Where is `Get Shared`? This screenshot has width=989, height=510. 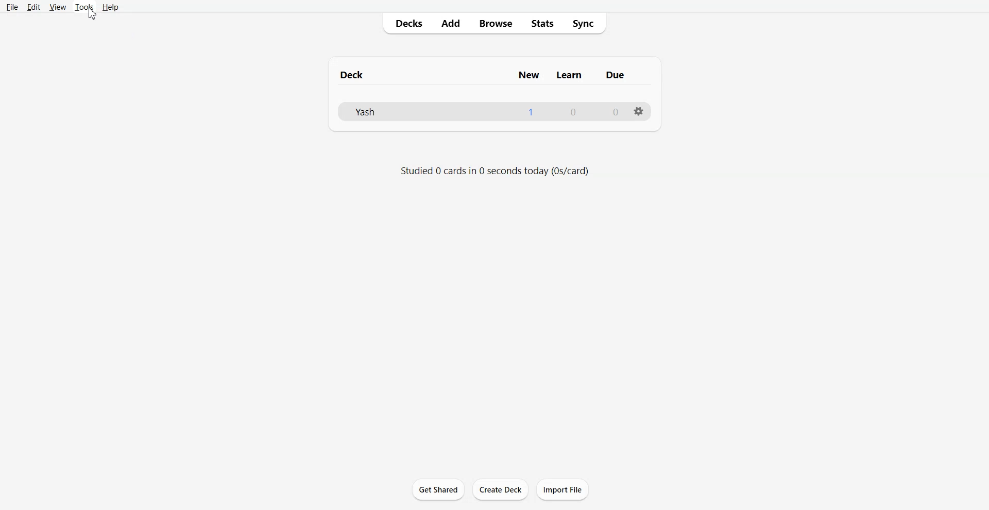
Get Shared is located at coordinates (437, 488).